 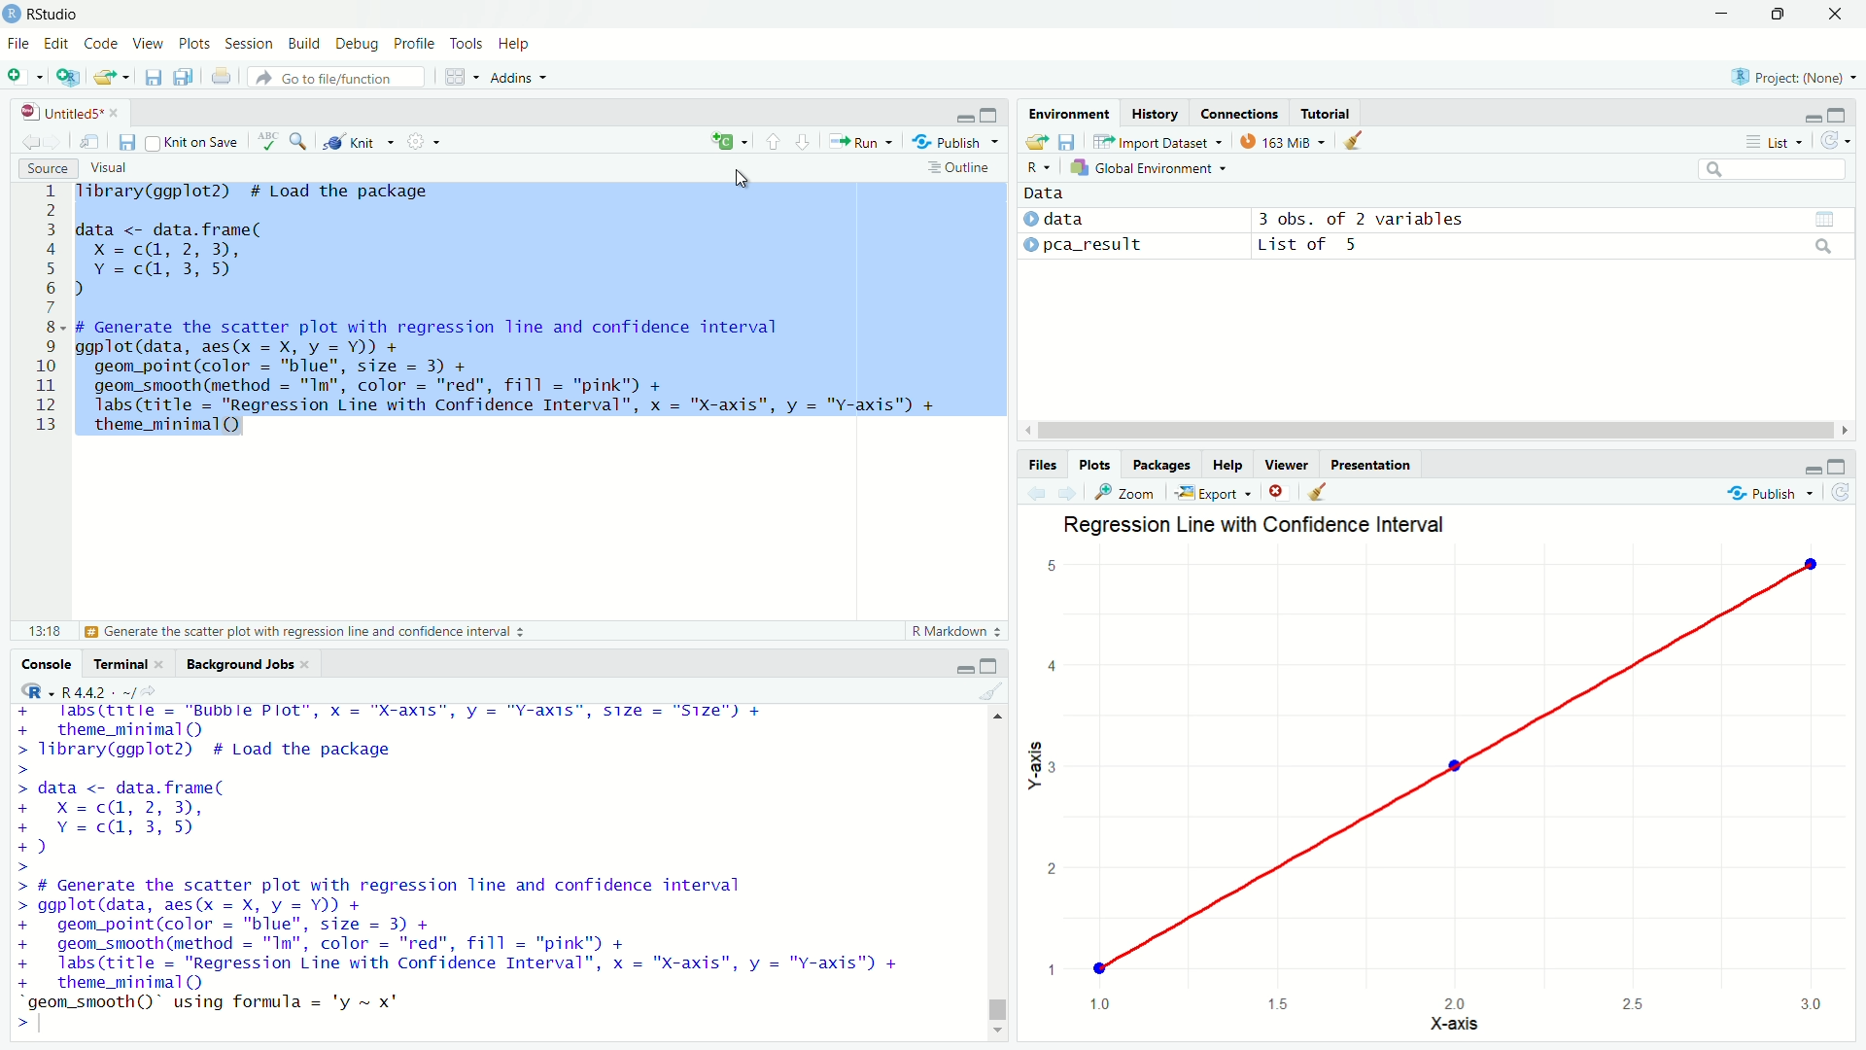 What do you see at coordinates (1279, 492) in the screenshot?
I see `Remove current plot` at bounding box center [1279, 492].